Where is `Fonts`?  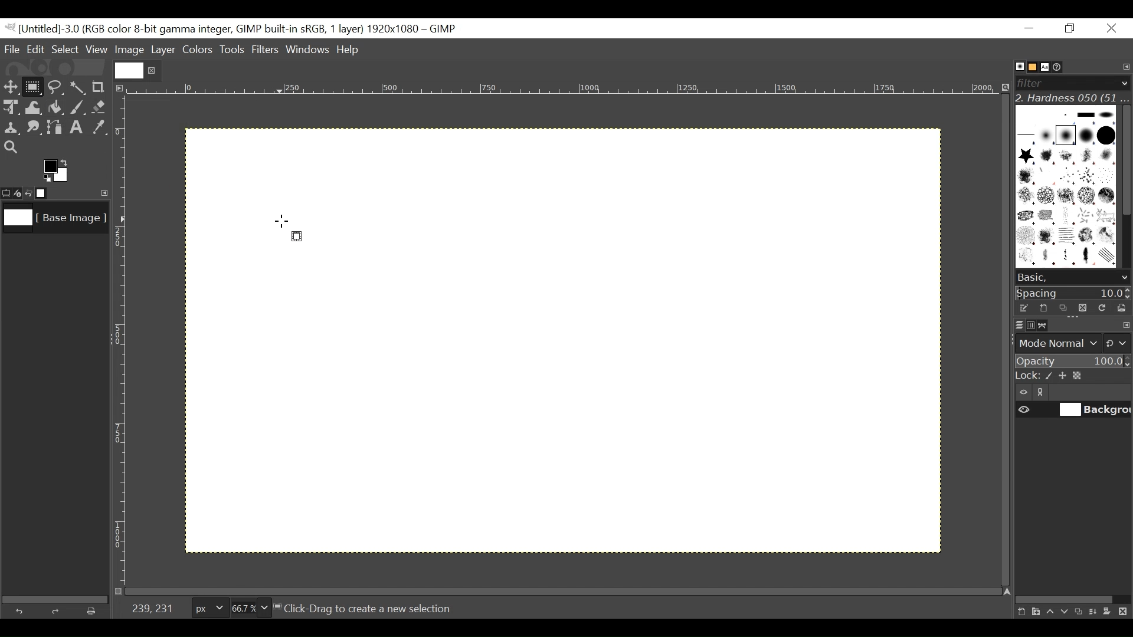
Fonts is located at coordinates (1047, 66).